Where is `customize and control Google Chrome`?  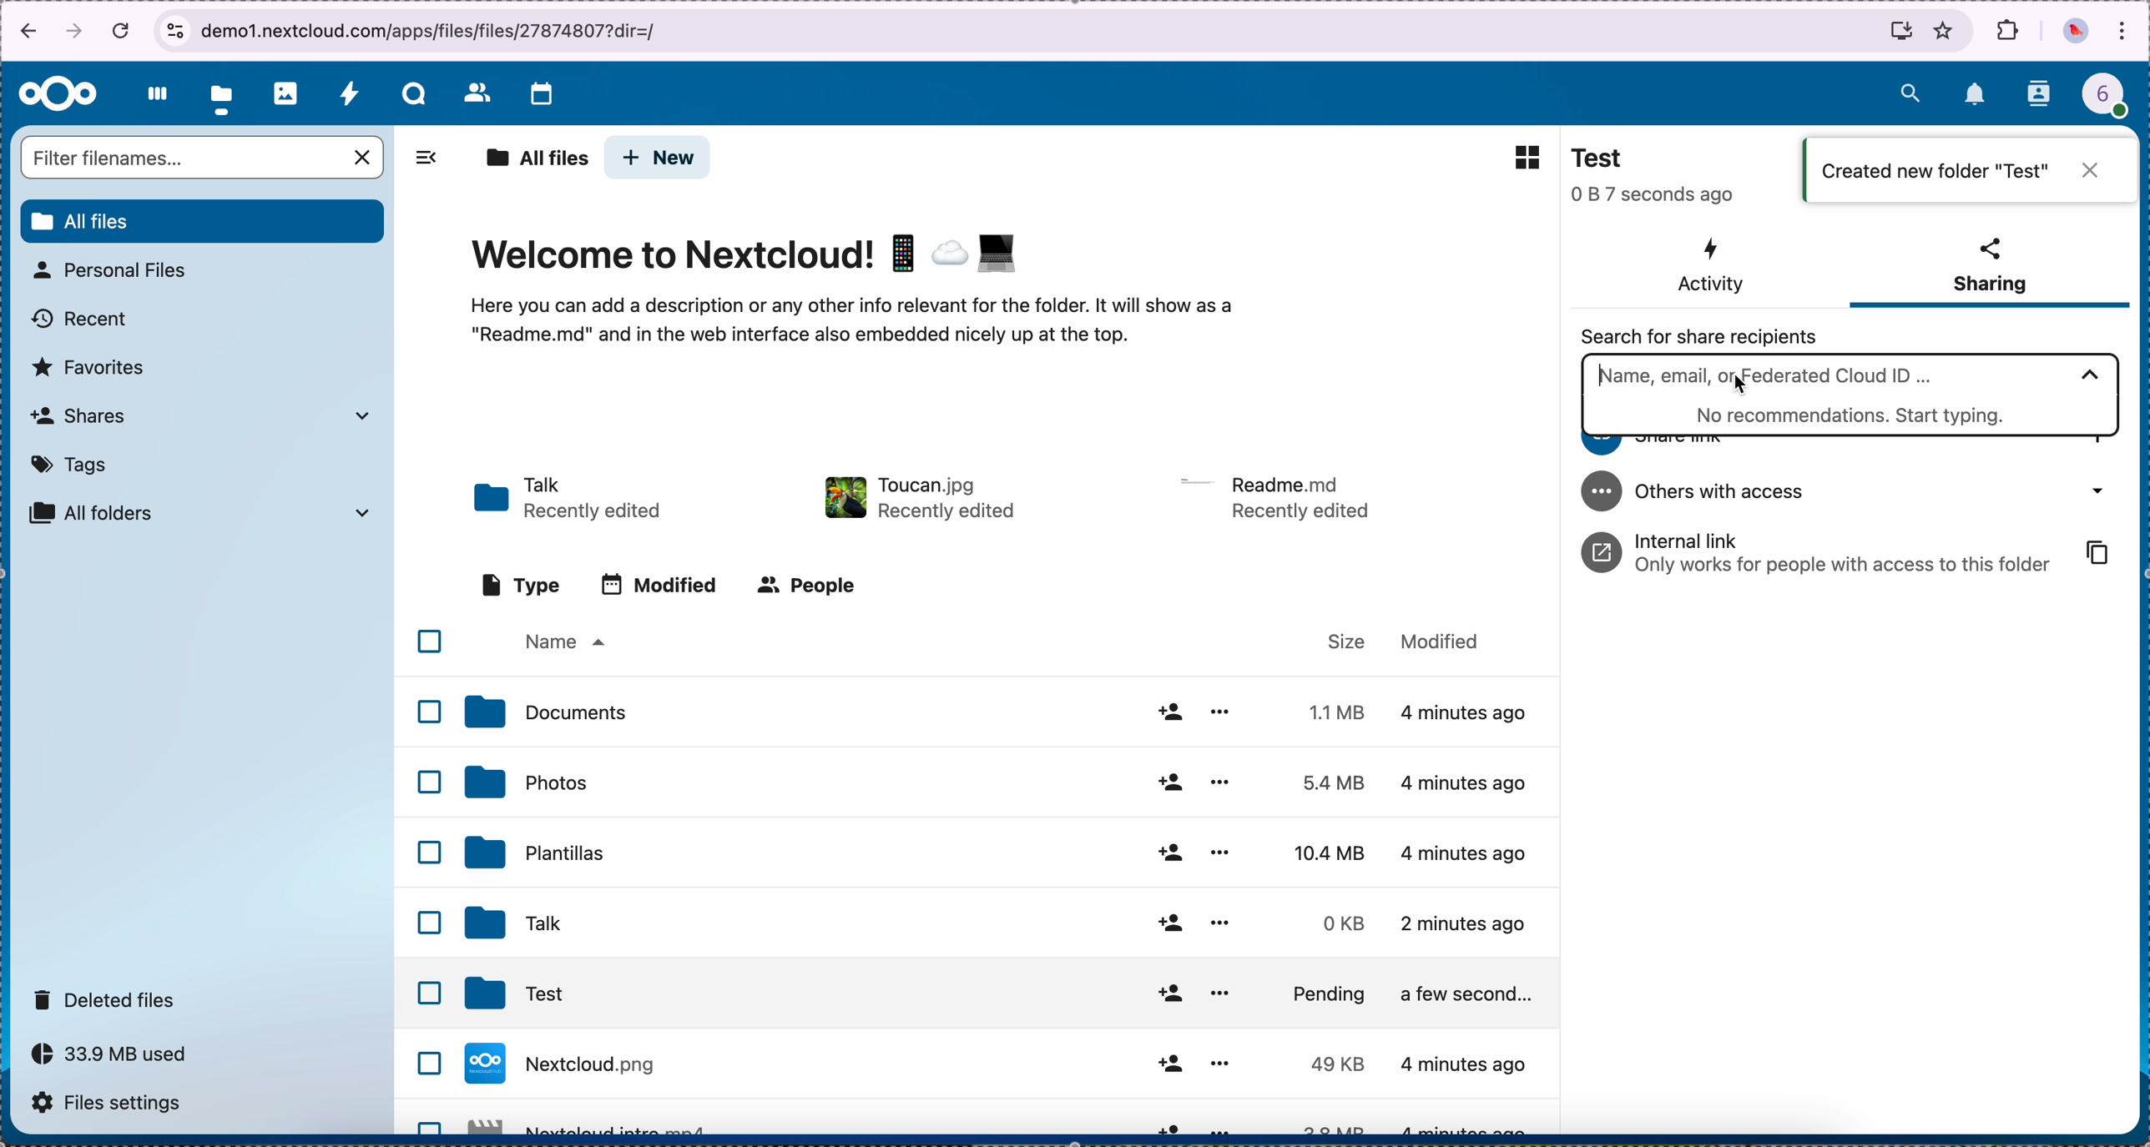
customize and control Google Chrome is located at coordinates (2123, 33).